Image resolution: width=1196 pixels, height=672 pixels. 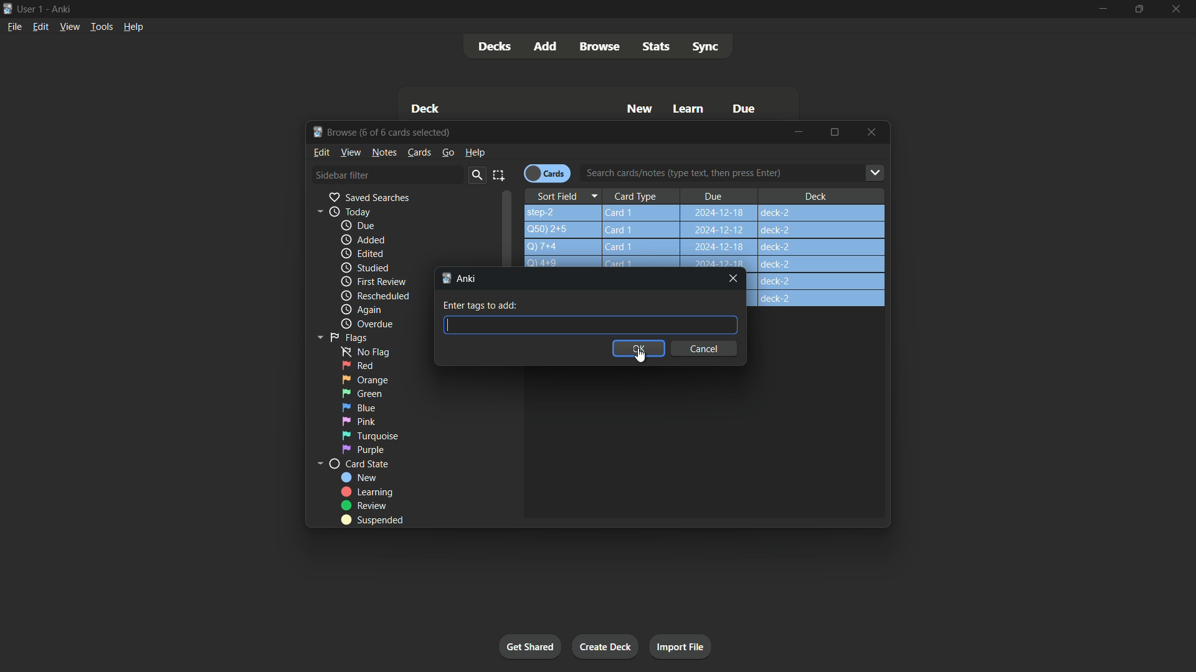 What do you see at coordinates (359, 421) in the screenshot?
I see `pink` at bounding box center [359, 421].